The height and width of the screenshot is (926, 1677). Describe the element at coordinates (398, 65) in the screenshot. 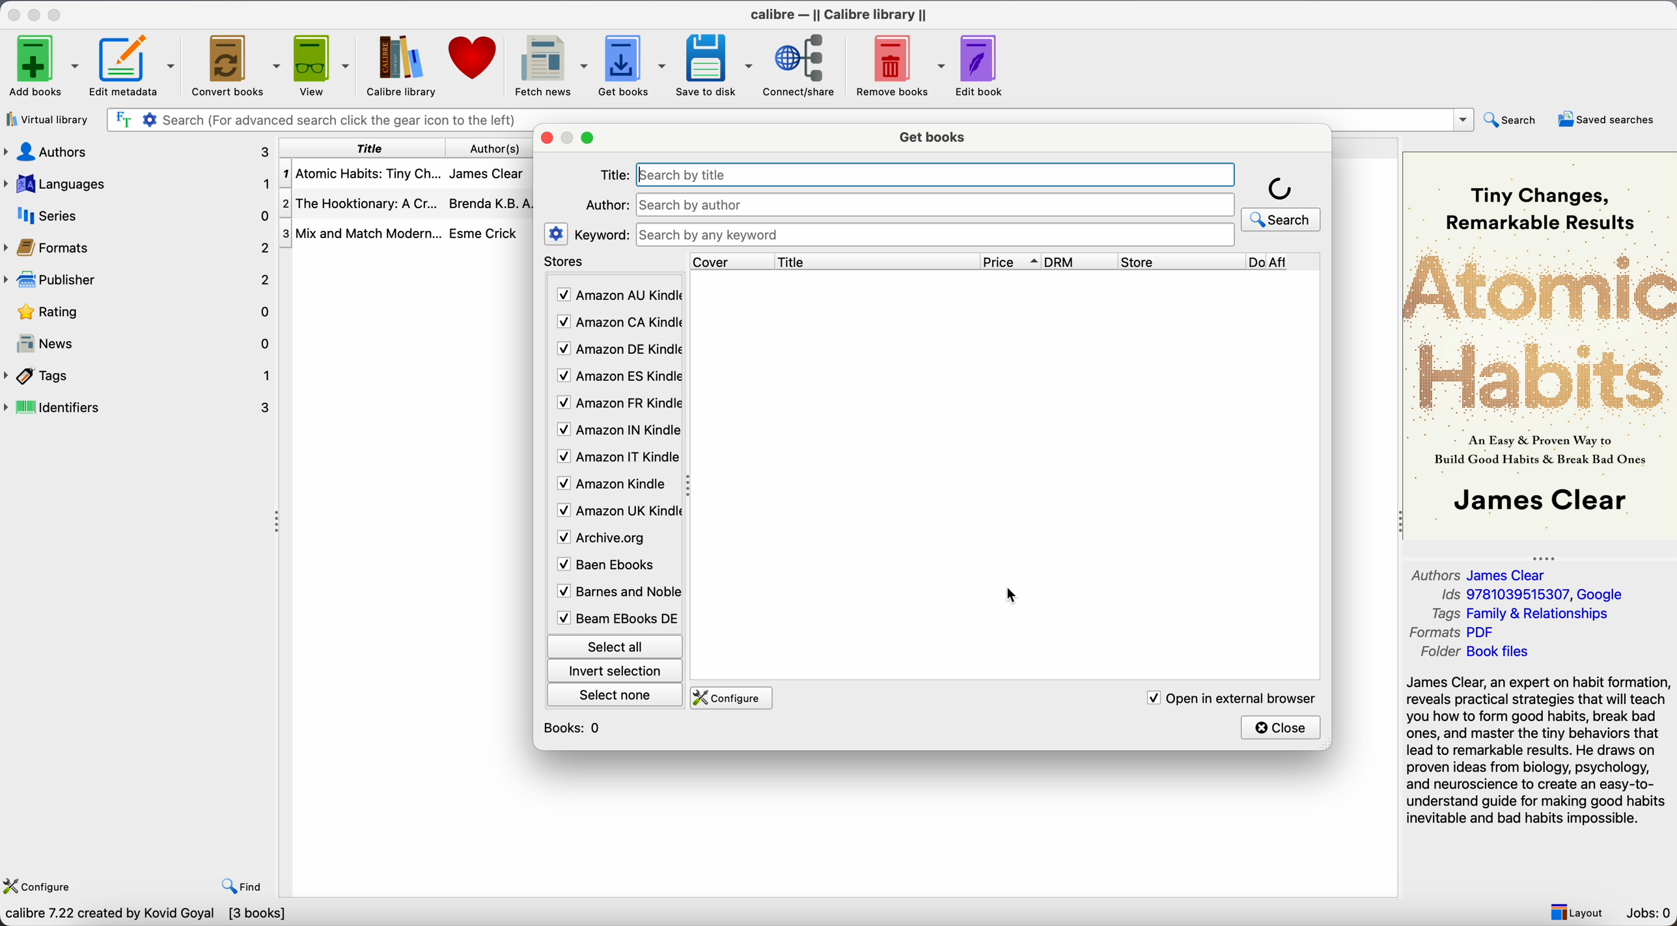

I see `Calibre library` at that location.